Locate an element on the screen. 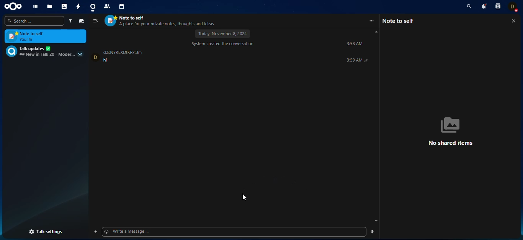  november 8, 2024 is located at coordinates (223, 34).